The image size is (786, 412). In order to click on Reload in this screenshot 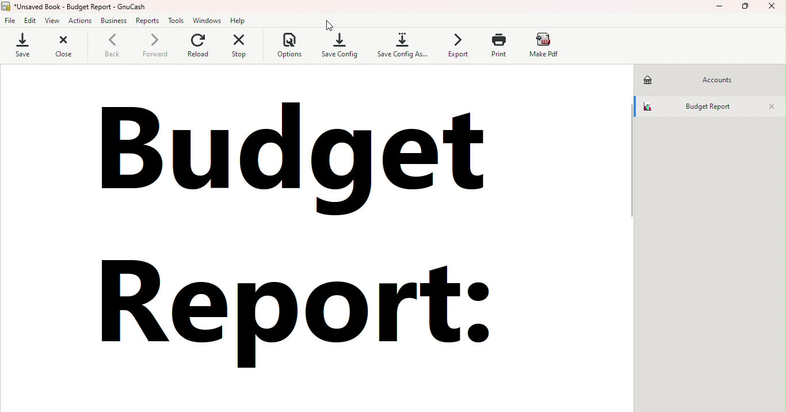, I will do `click(203, 50)`.